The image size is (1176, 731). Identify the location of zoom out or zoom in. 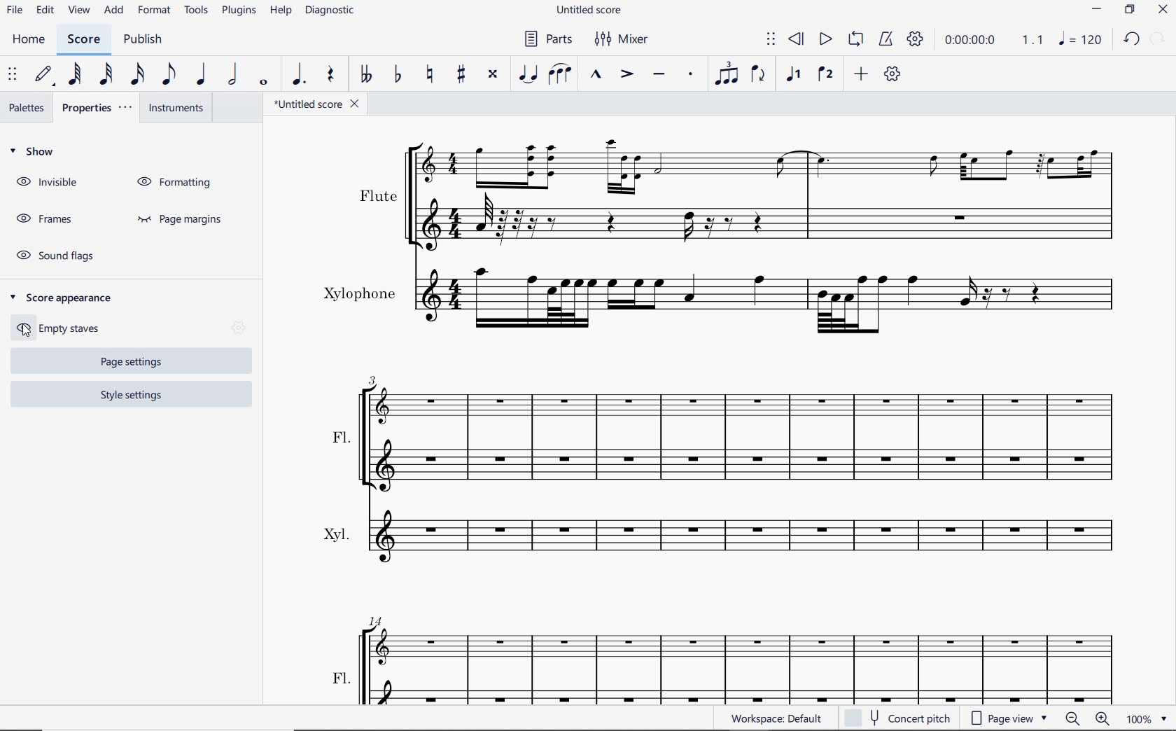
(1088, 718).